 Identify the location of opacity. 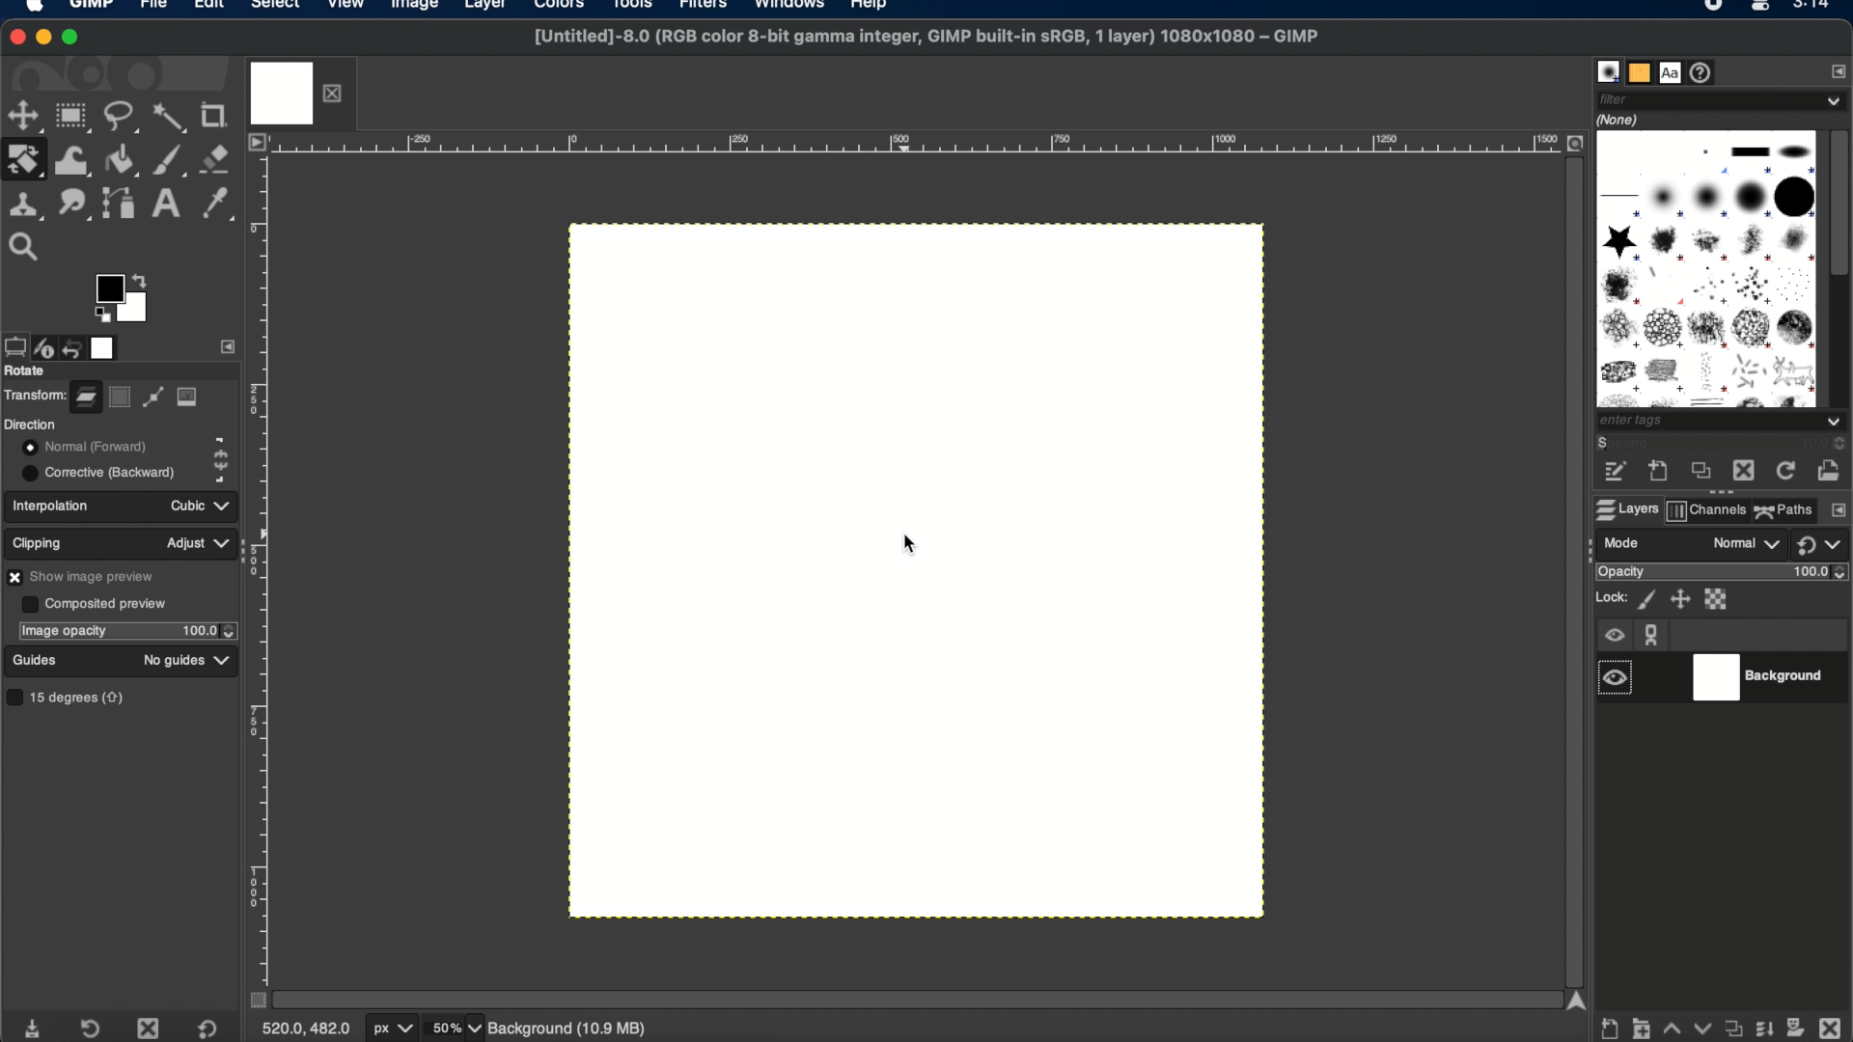
(1620, 573).